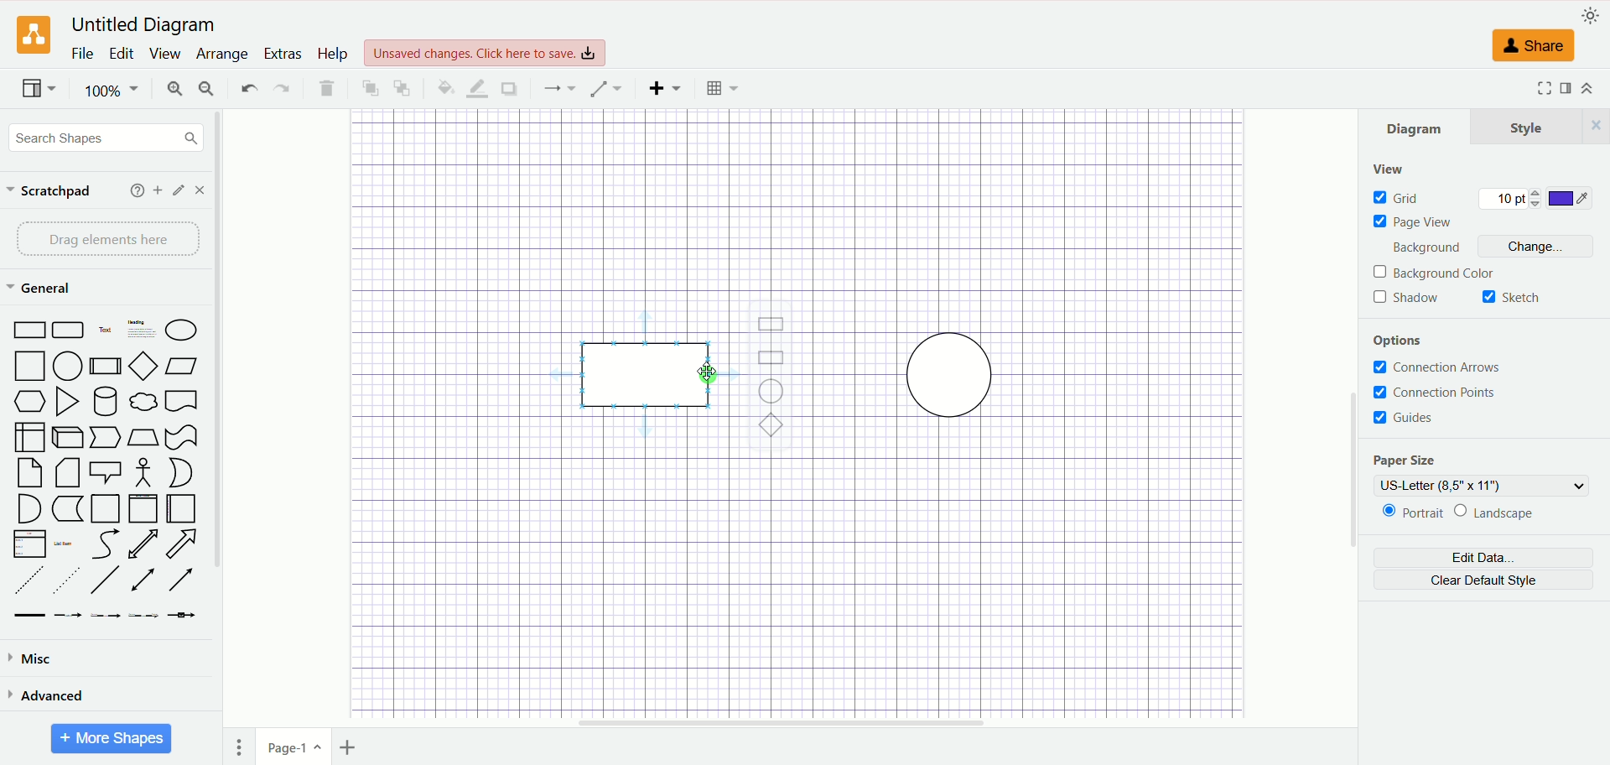 This screenshot has height=765, width=1610. Describe the element at coordinates (645, 377) in the screenshot. I see `rectangle` at that location.